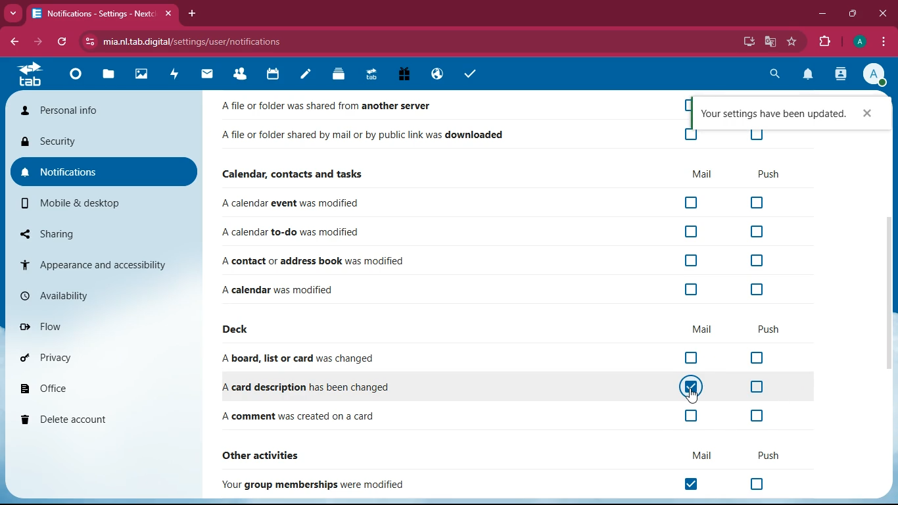 This screenshot has width=898, height=505. What do you see at coordinates (874, 74) in the screenshot?
I see `Account` at bounding box center [874, 74].